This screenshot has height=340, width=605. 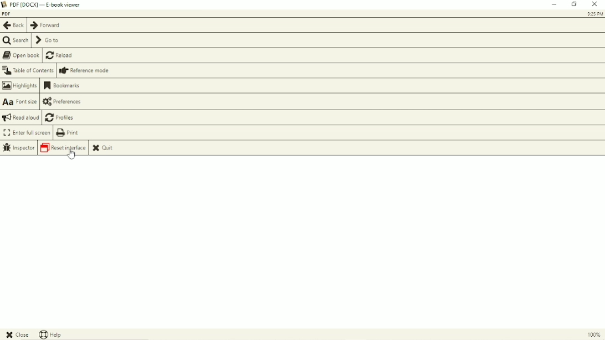 I want to click on Restore down, so click(x=575, y=4).